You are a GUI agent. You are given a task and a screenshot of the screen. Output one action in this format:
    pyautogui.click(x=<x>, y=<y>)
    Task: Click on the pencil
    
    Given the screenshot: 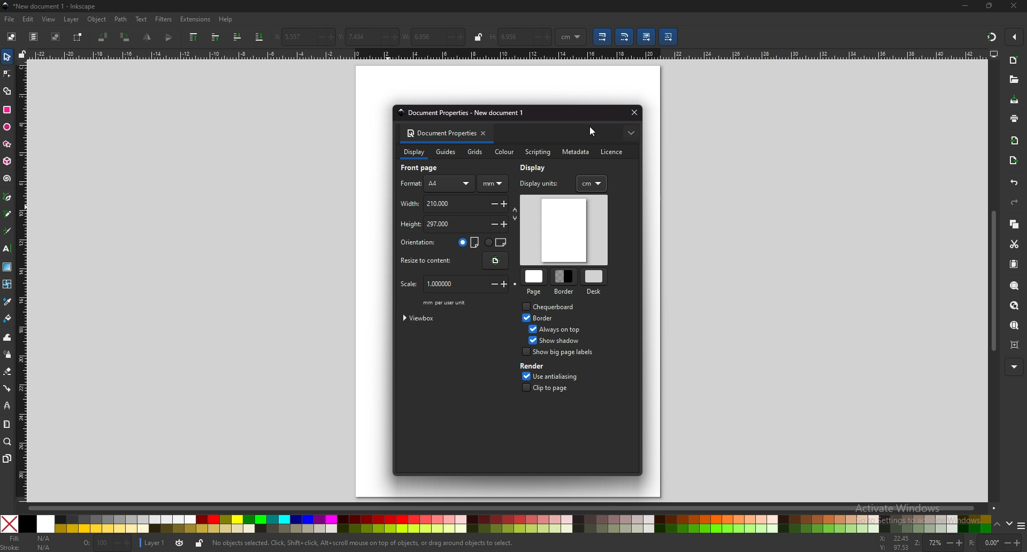 What is the action you would take?
    pyautogui.click(x=7, y=214)
    